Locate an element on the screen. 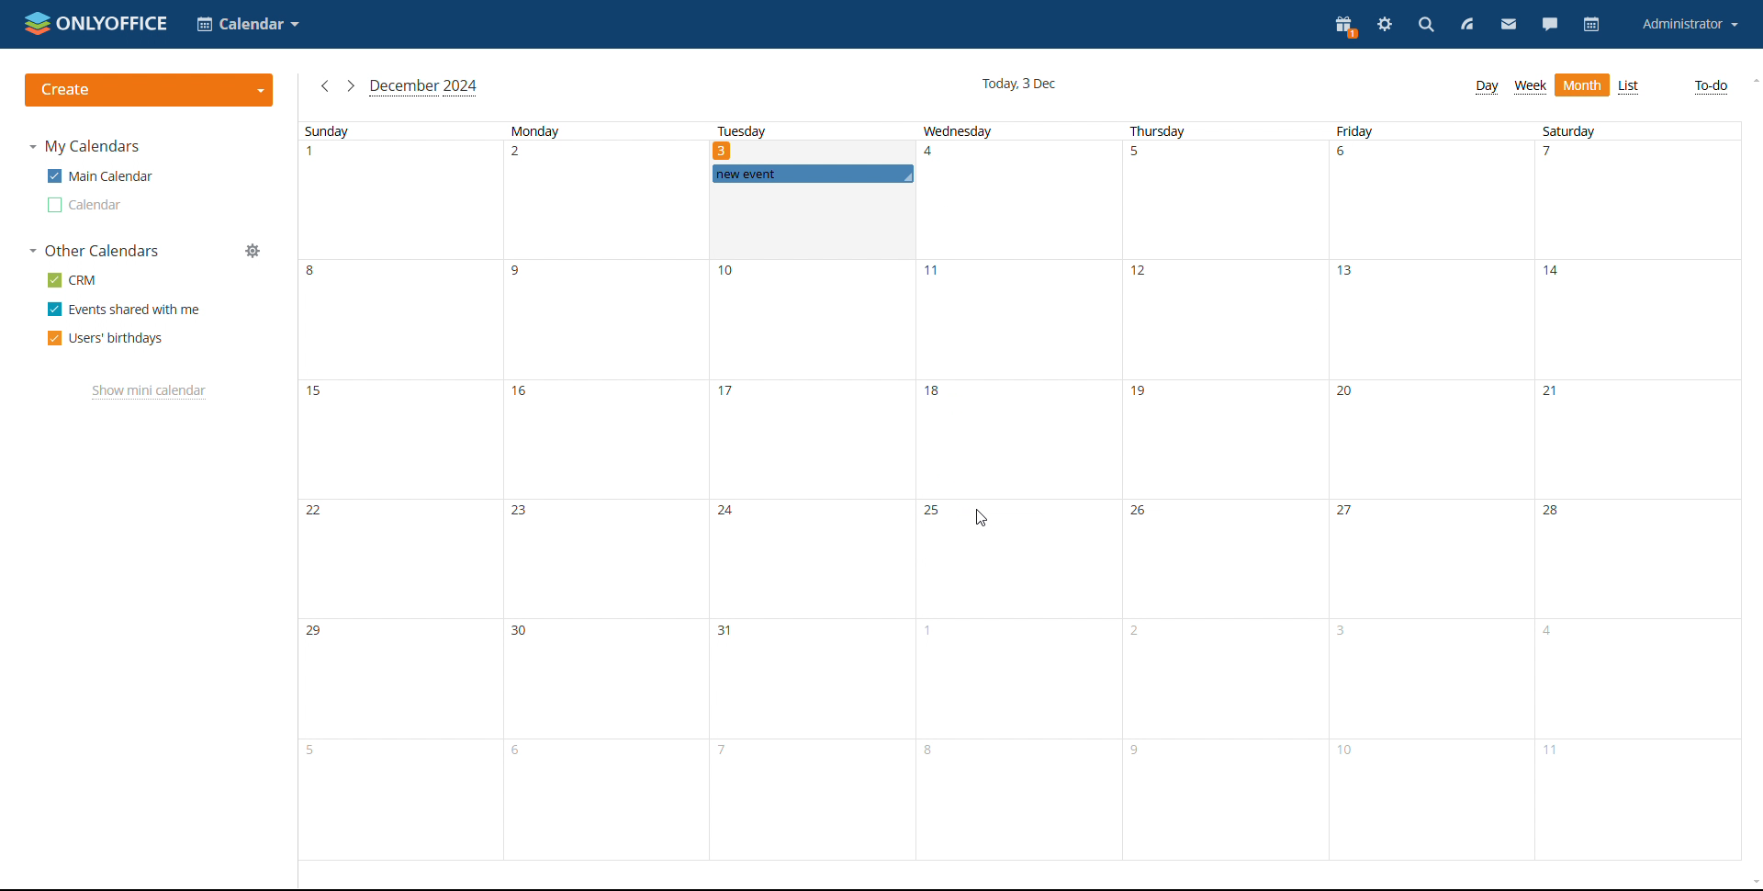 Image resolution: width=1763 pixels, height=891 pixels. calendar is located at coordinates (1591, 26).